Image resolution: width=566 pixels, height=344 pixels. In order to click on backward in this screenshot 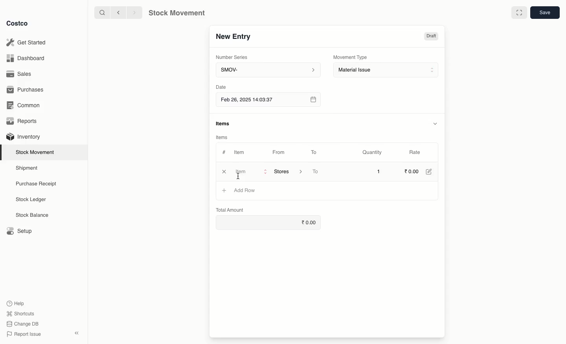, I will do `click(119, 13)`.